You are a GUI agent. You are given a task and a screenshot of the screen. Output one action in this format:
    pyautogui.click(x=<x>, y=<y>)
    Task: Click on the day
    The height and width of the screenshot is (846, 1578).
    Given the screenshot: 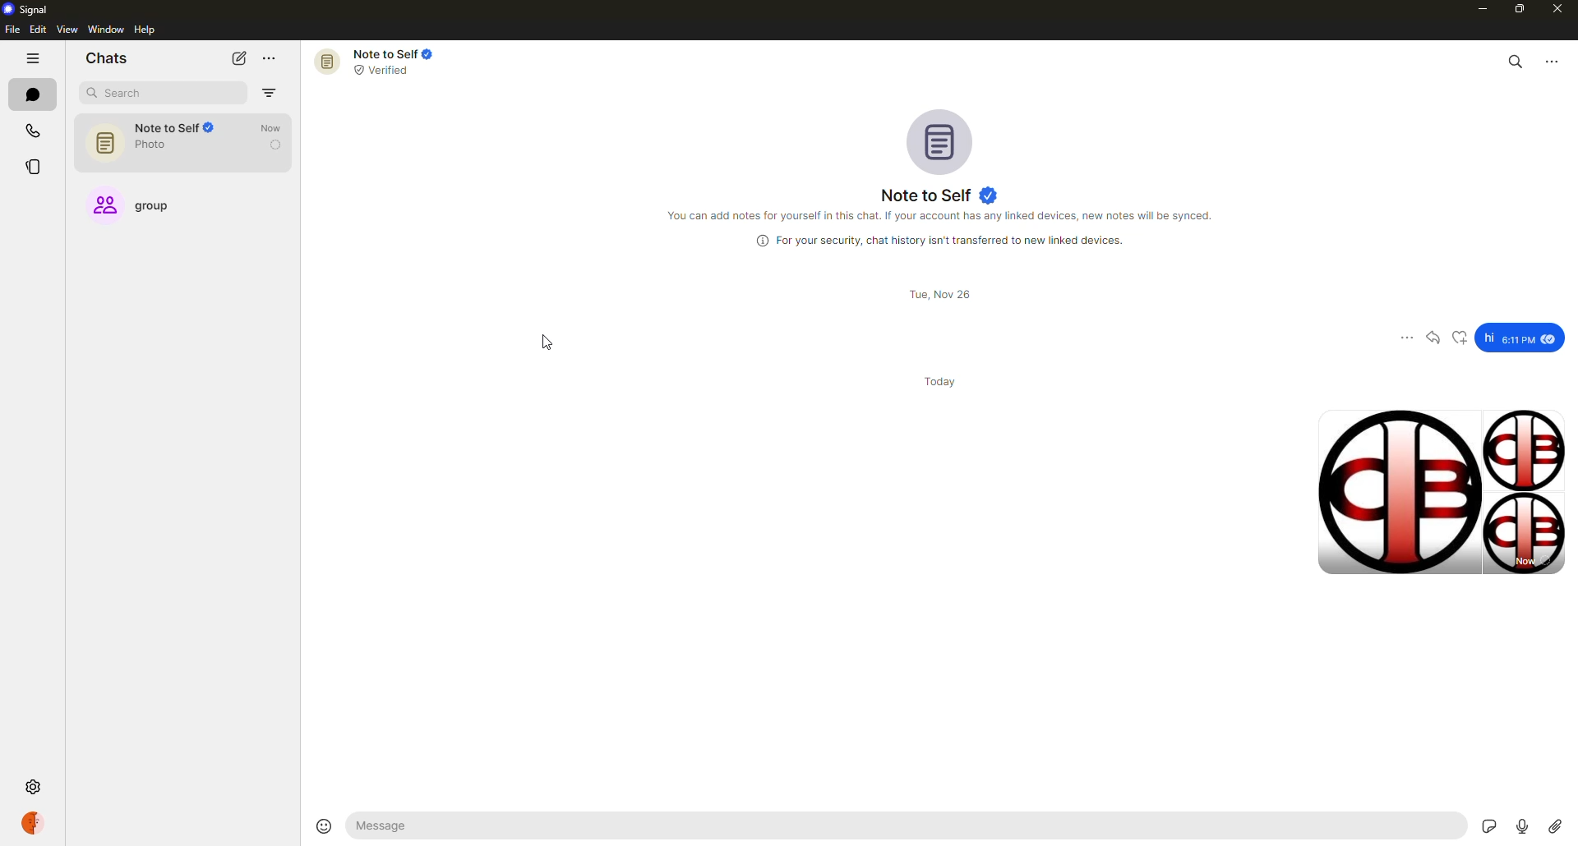 What is the action you would take?
    pyautogui.click(x=944, y=383)
    